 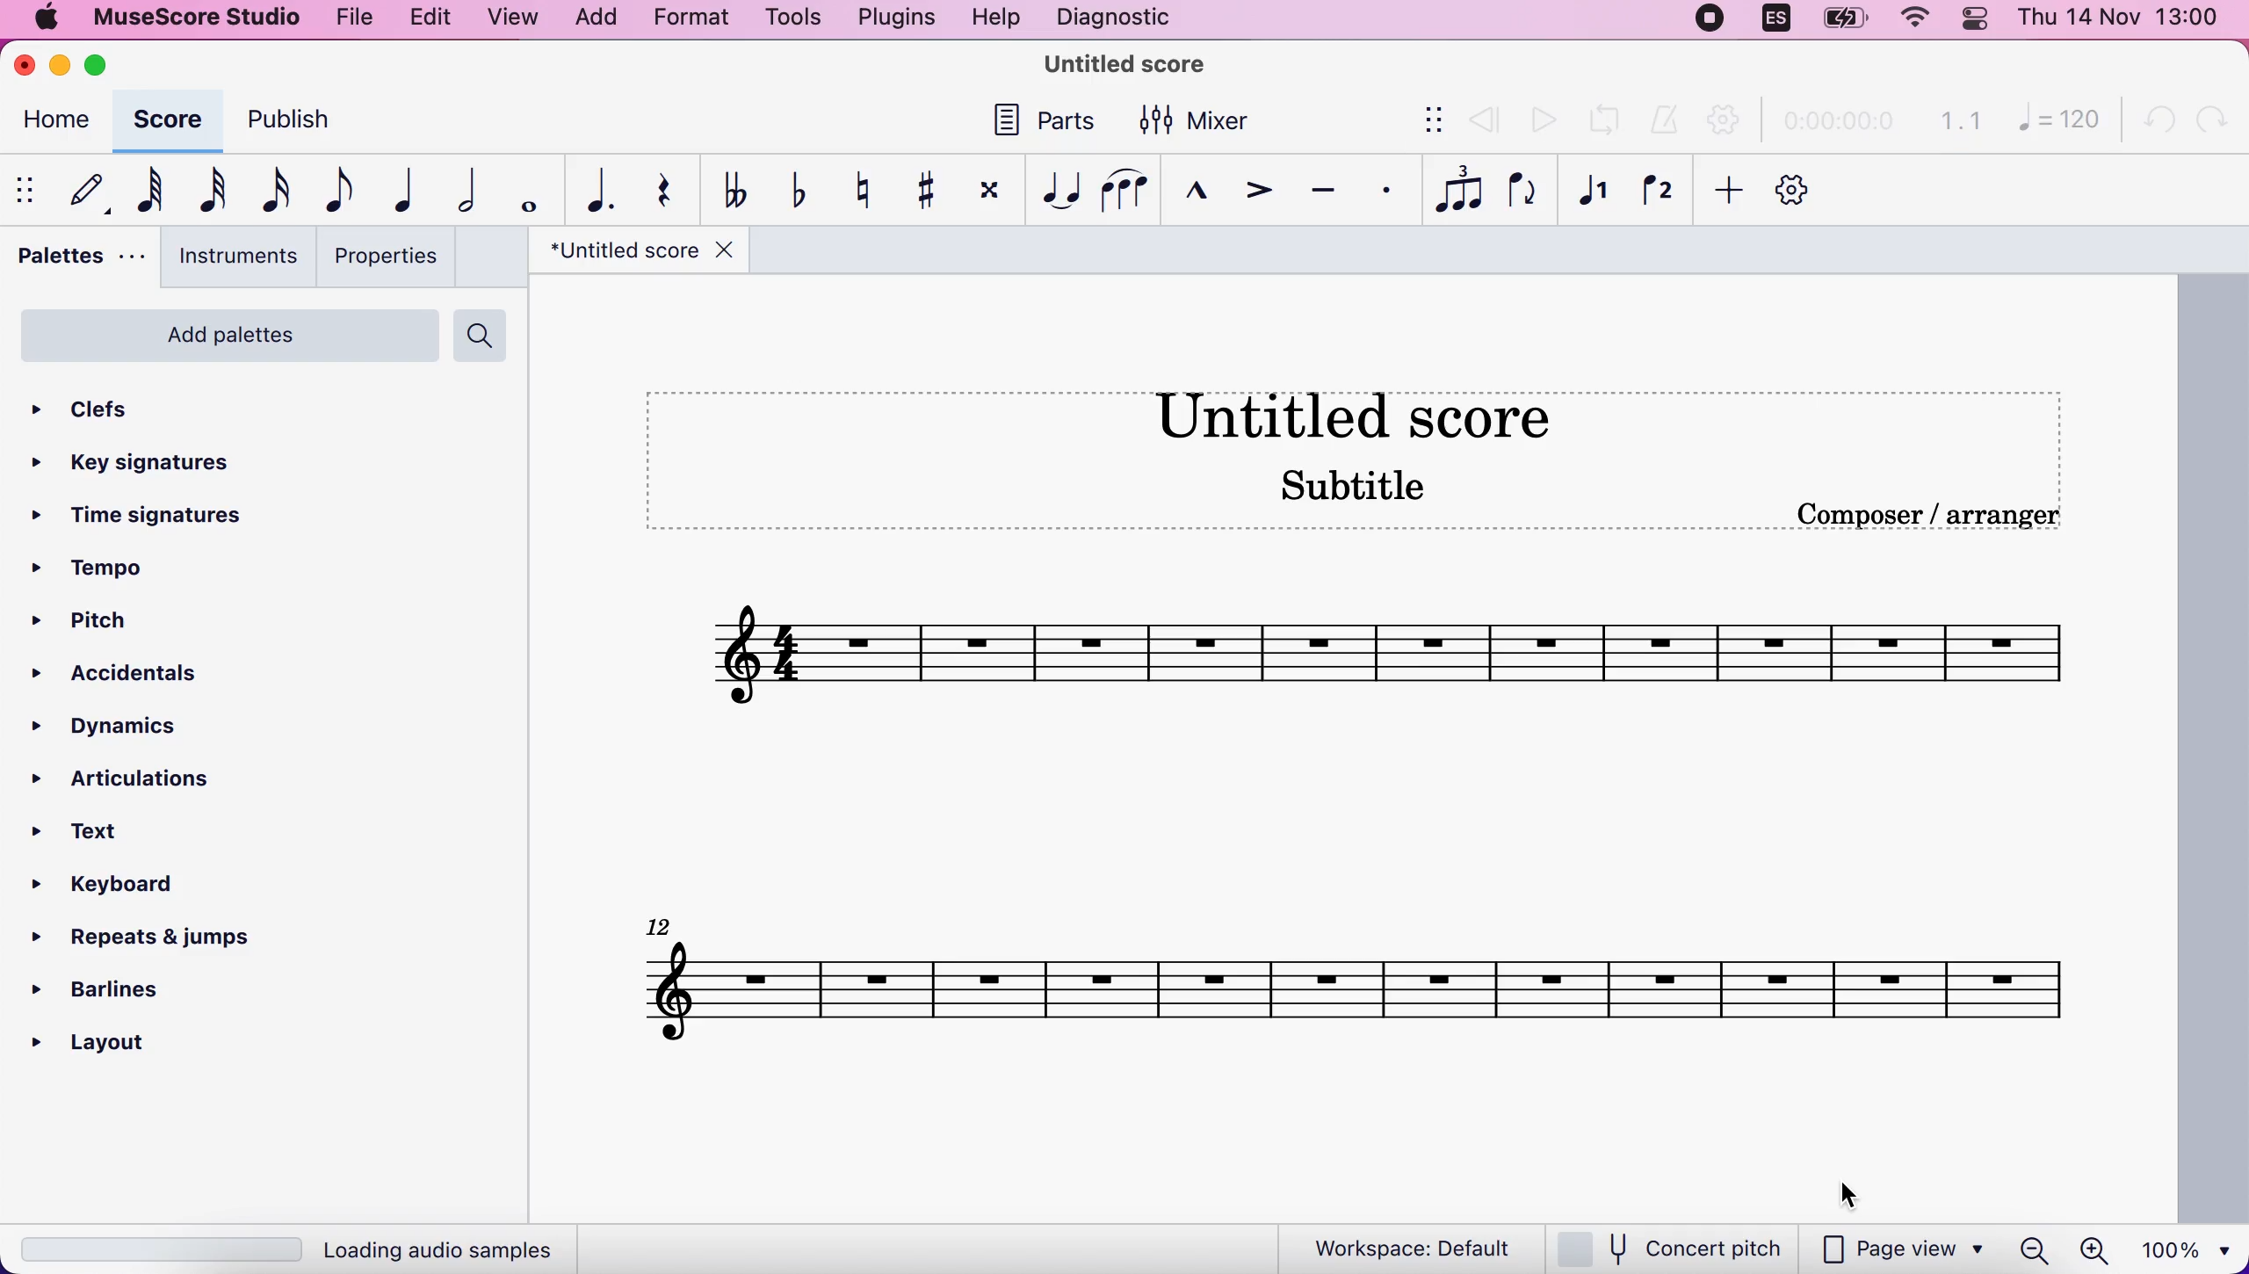 I want to click on mixer, so click(x=1204, y=120).